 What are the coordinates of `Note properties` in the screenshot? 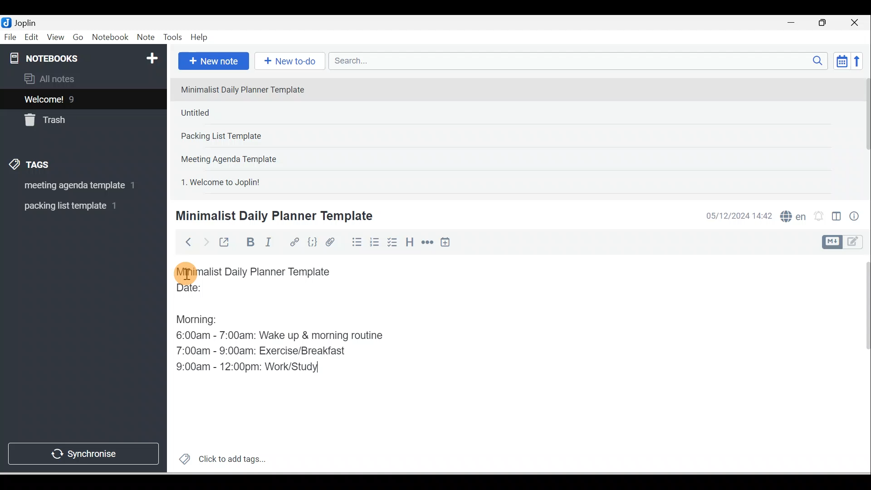 It's located at (855, 217).